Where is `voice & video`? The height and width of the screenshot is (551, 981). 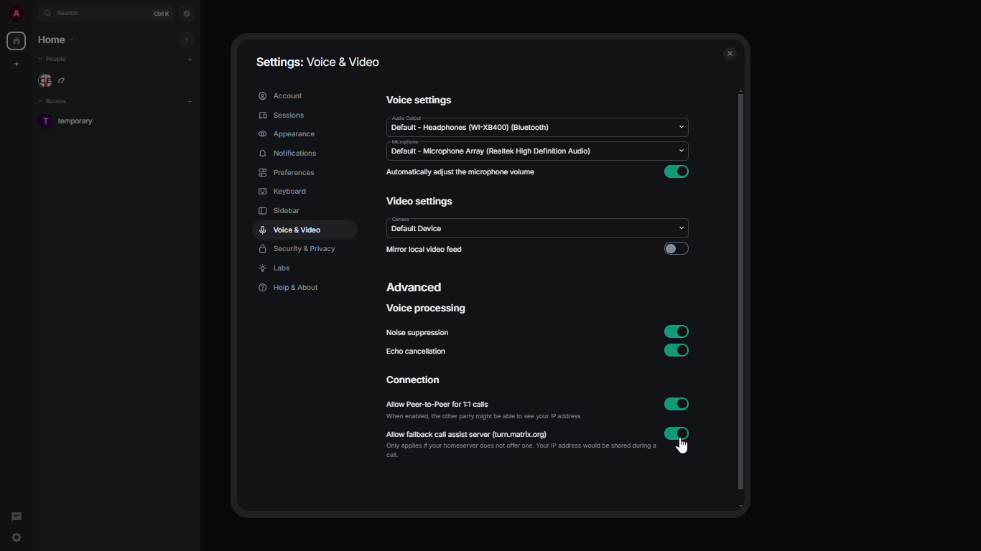 voice & video is located at coordinates (293, 229).